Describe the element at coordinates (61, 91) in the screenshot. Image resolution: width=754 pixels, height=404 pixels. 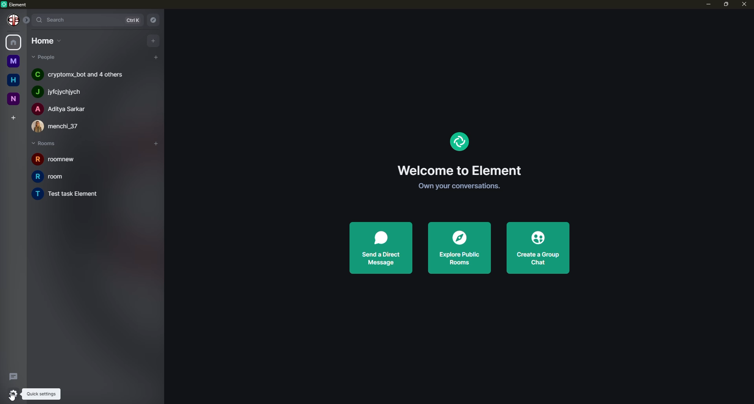
I see `people` at that location.